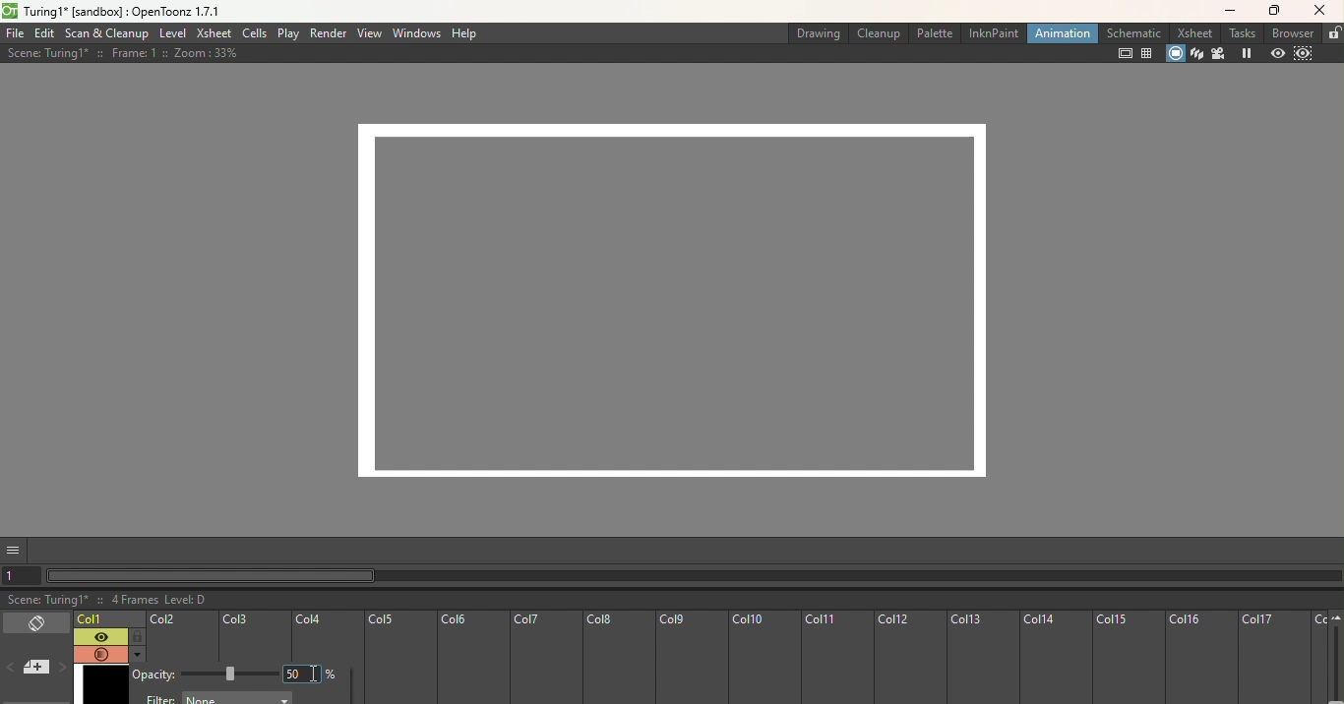 The image size is (1344, 704). What do you see at coordinates (12, 11) in the screenshot?
I see `opentoonz logo` at bounding box center [12, 11].